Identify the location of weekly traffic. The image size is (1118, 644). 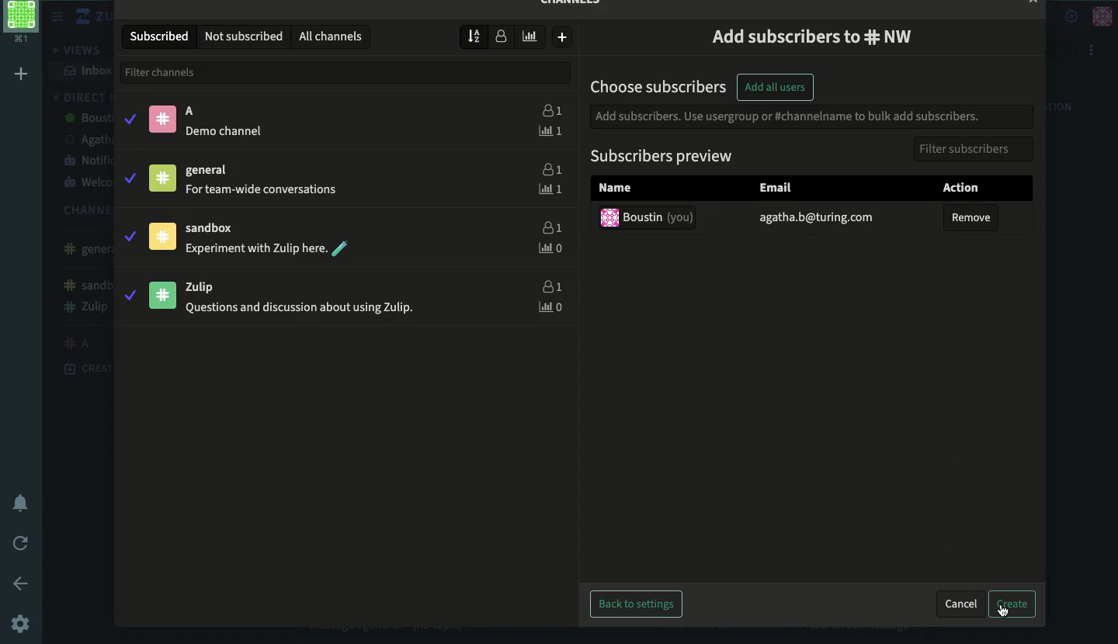
(530, 37).